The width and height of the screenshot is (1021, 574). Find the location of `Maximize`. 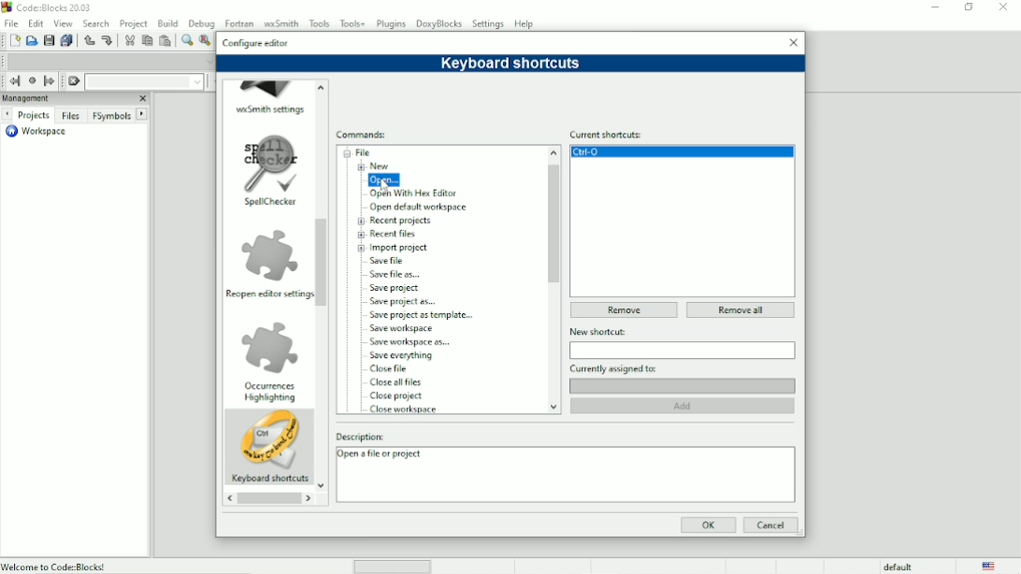

Maximize is located at coordinates (968, 7).